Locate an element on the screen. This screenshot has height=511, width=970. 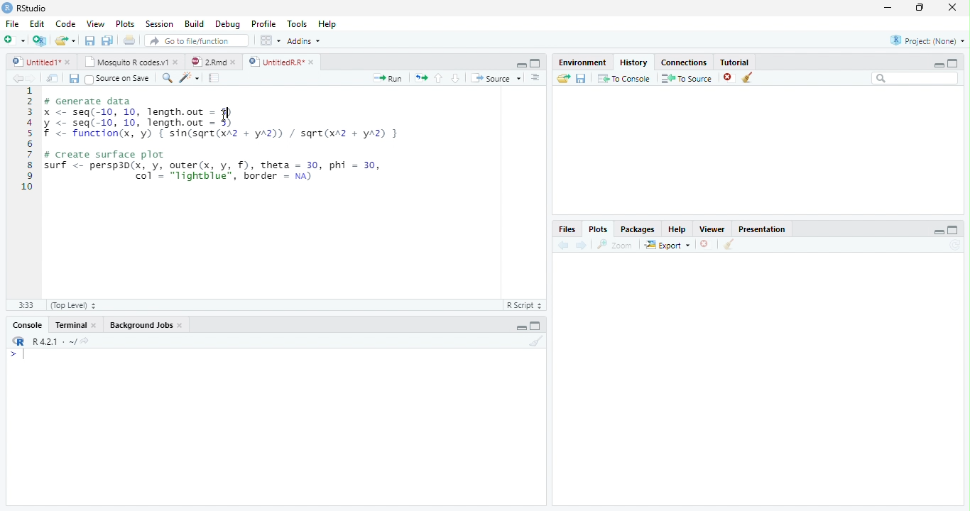
Next plot is located at coordinates (582, 245).